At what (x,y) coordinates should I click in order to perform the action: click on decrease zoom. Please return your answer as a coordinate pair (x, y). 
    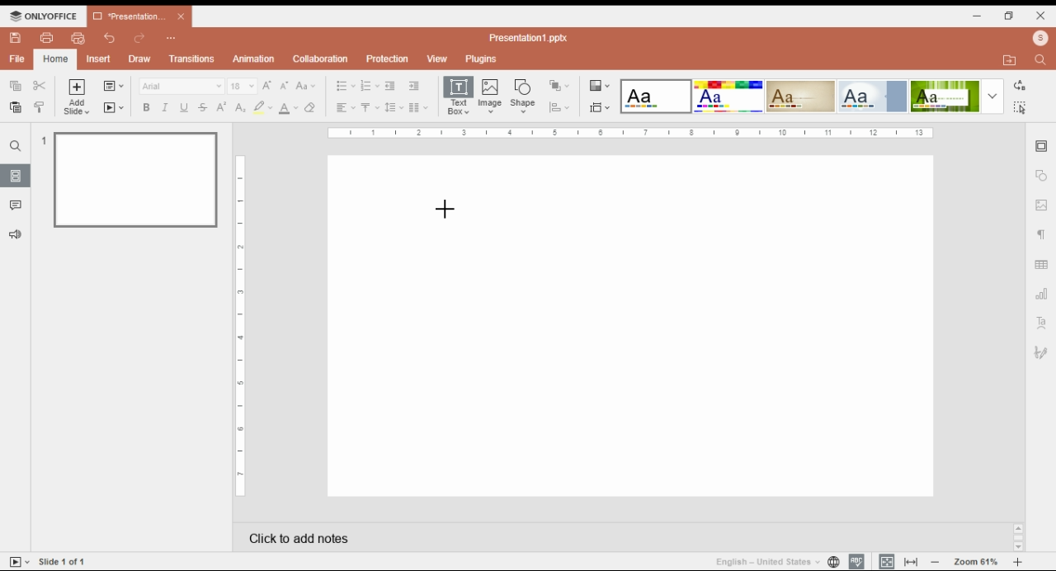
    Looking at the image, I should click on (936, 561).